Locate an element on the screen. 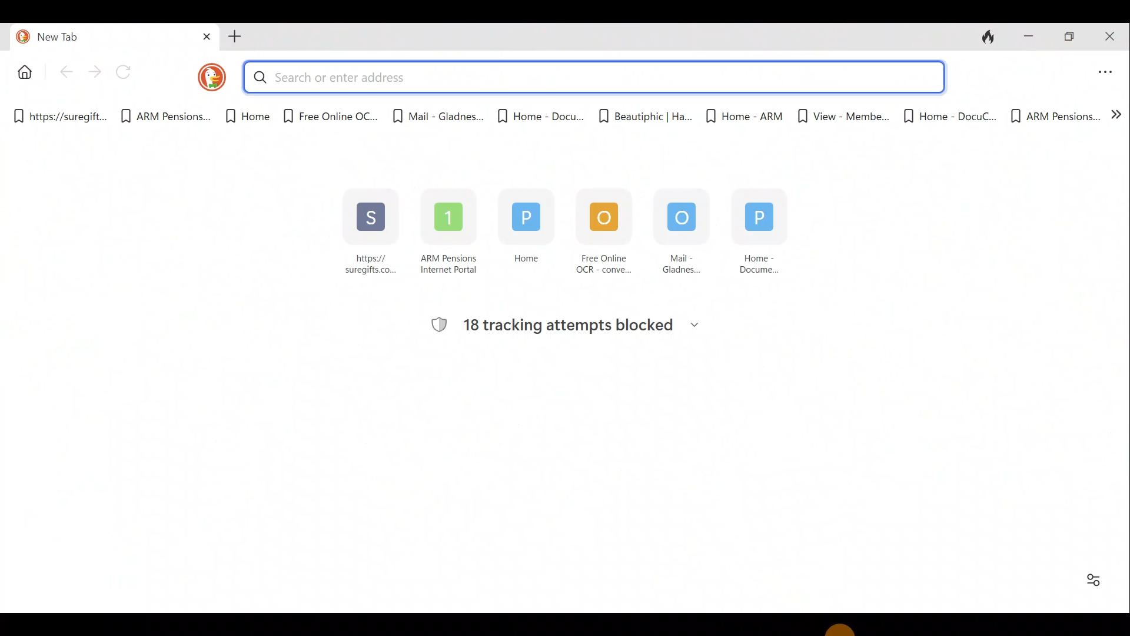 The image size is (1130, 636). Close is located at coordinates (1112, 35).